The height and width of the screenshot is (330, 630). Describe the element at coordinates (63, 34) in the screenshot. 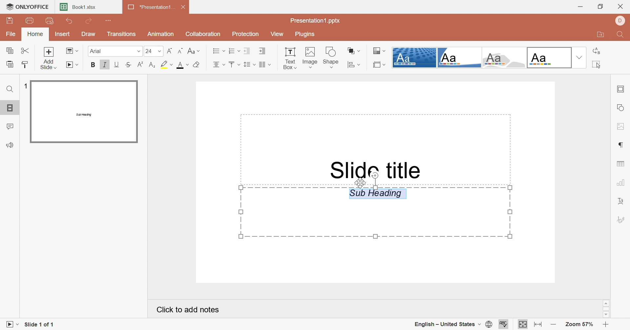

I see `Insert` at that location.